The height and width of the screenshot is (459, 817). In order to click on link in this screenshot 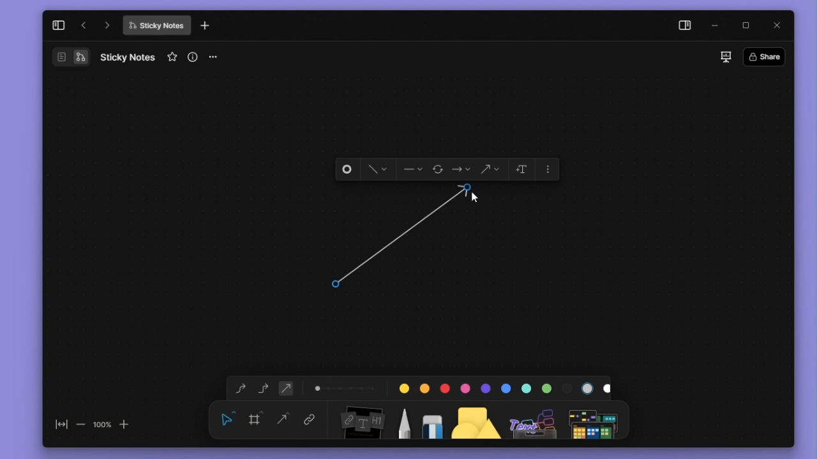, I will do `click(310, 421)`.